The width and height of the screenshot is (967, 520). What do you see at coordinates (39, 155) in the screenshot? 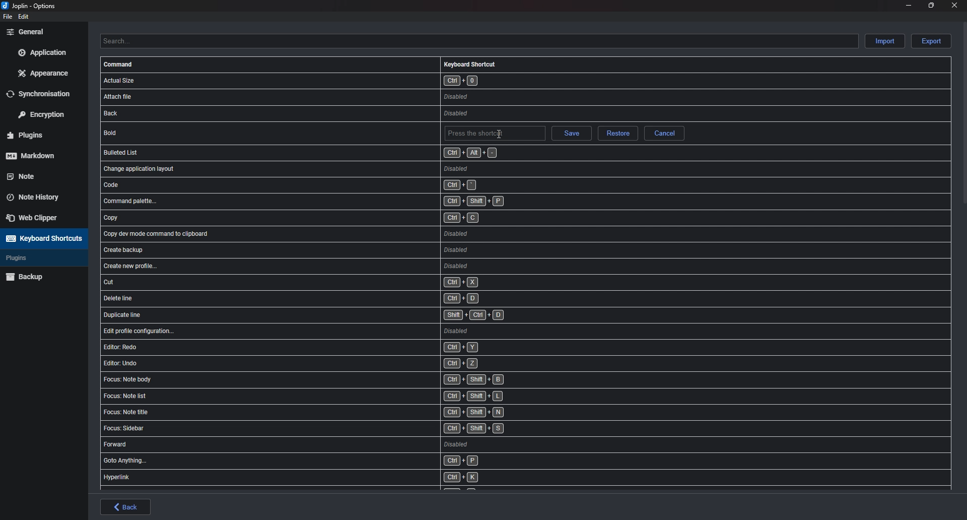
I see `mark down` at bounding box center [39, 155].